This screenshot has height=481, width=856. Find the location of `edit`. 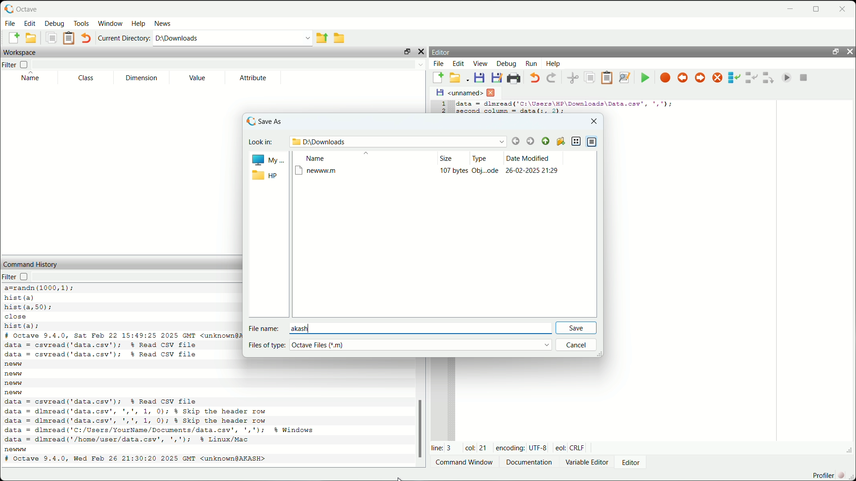

edit is located at coordinates (459, 65).